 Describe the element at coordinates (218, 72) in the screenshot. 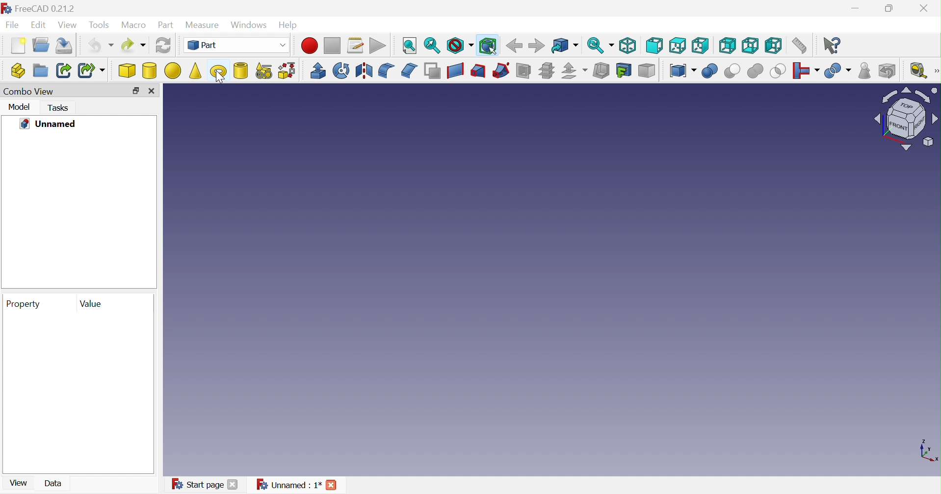

I see `Torus` at that location.